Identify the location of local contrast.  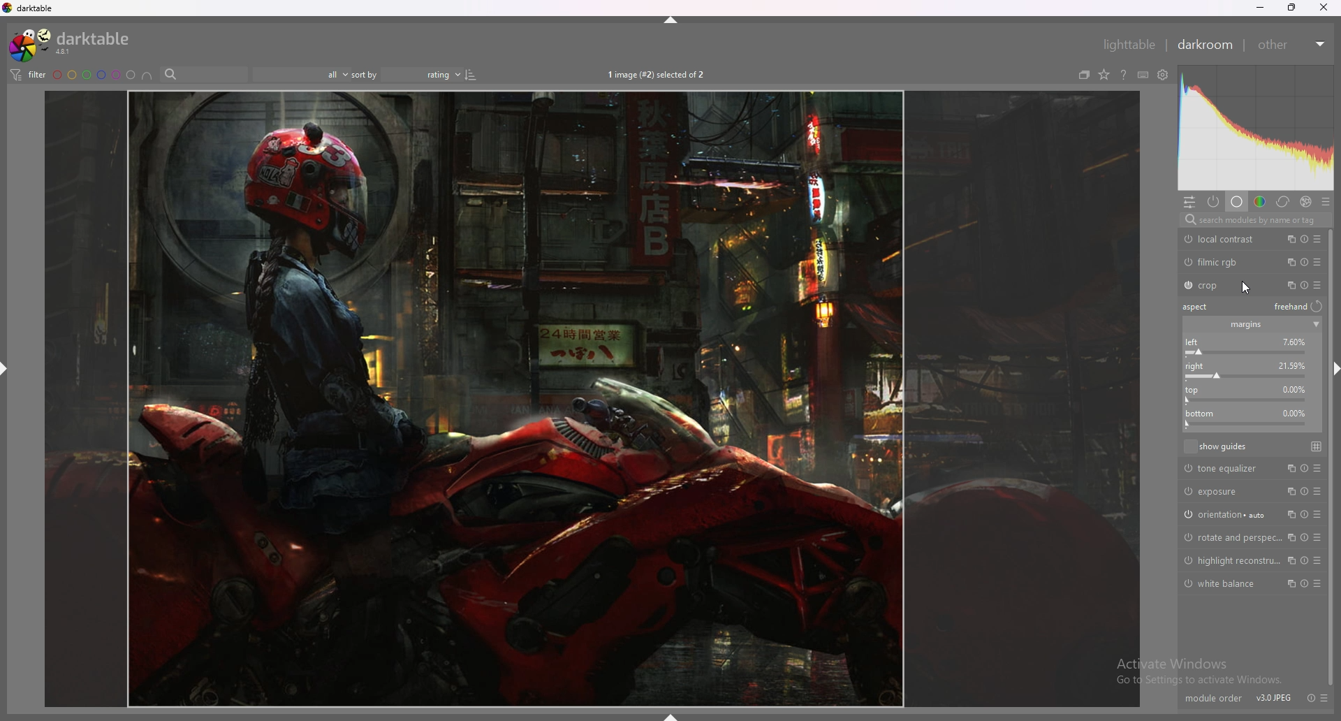
(1224, 239).